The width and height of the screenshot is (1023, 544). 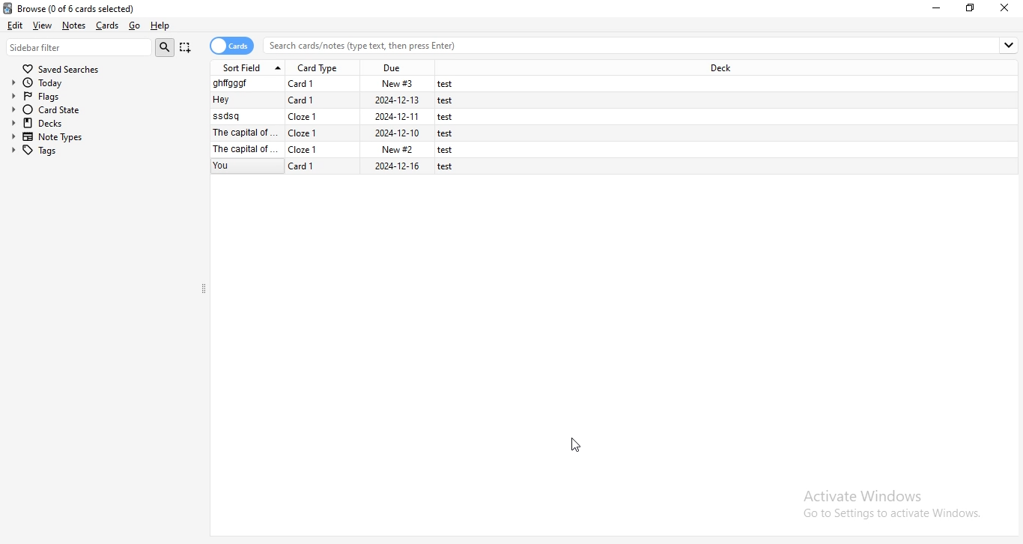 What do you see at coordinates (250, 67) in the screenshot?
I see `sort field` at bounding box center [250, 67].